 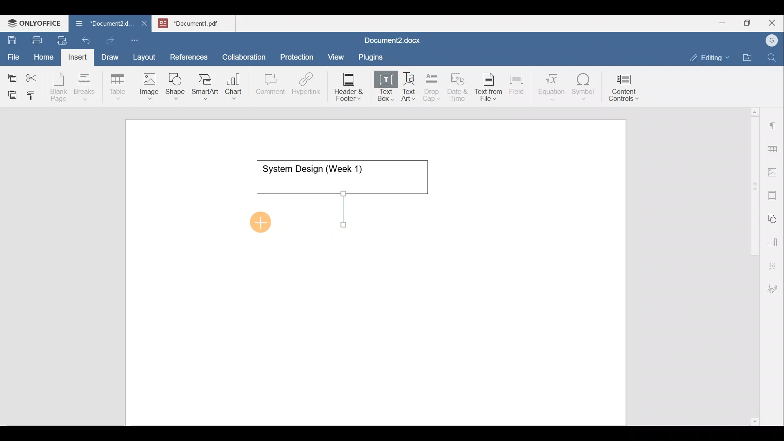 What do you see at coordinates (14, 54) in the screenshot?
I see `File` at bounding box center [14, 54].